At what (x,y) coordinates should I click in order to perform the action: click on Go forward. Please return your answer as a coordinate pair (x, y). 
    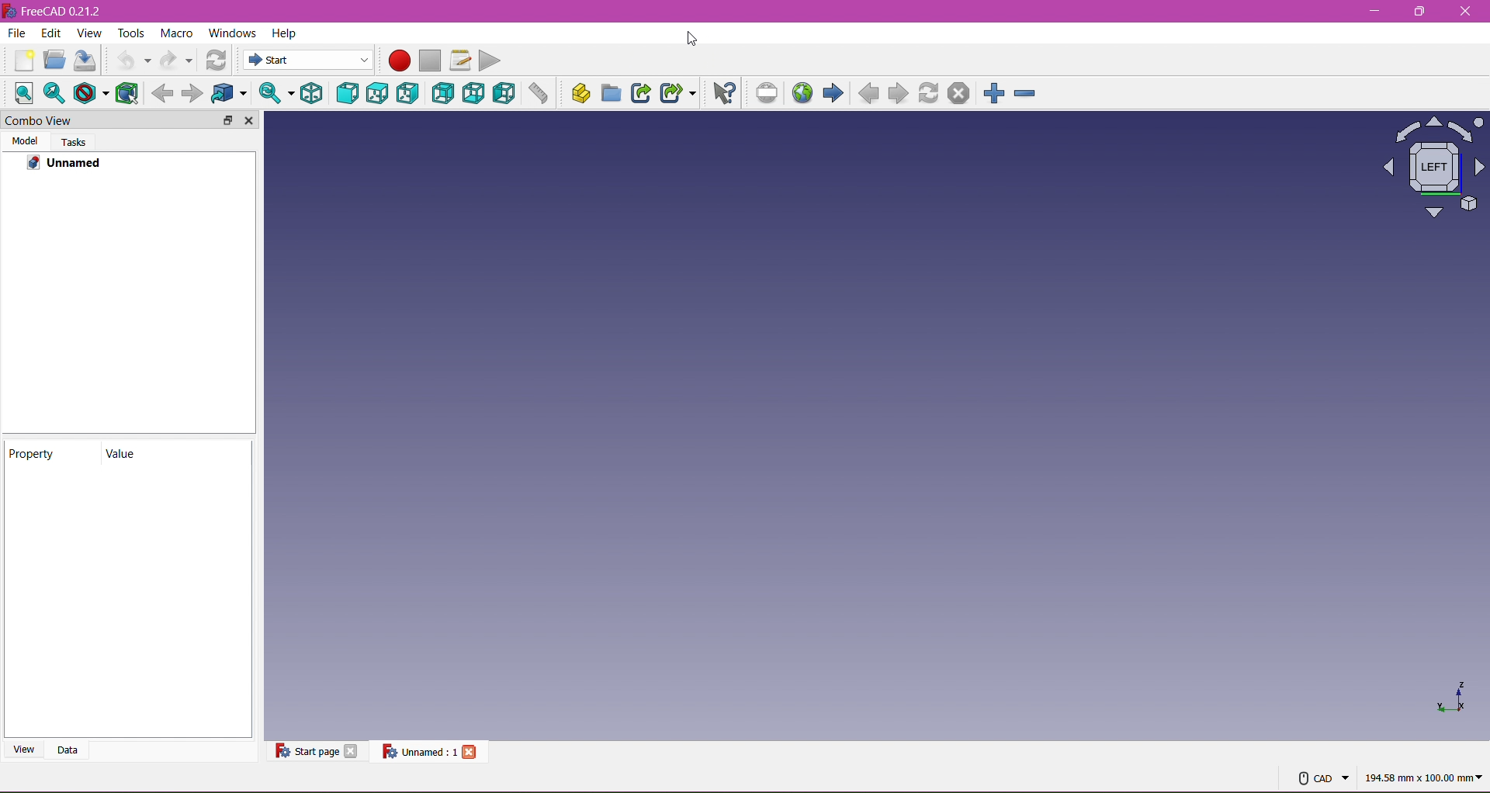
    Looking at the image, I should click on (193, 95).